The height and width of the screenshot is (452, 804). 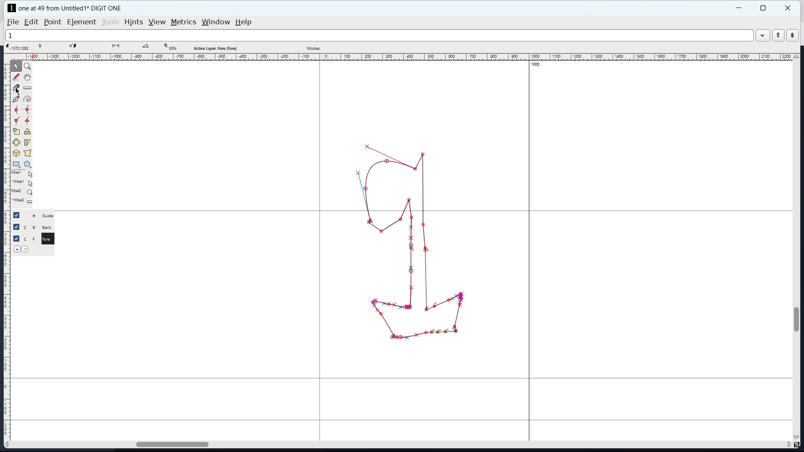 What do you see at coordinates (789, 8) in the screenshot?
I see `close` at bounding box center [789, 8].